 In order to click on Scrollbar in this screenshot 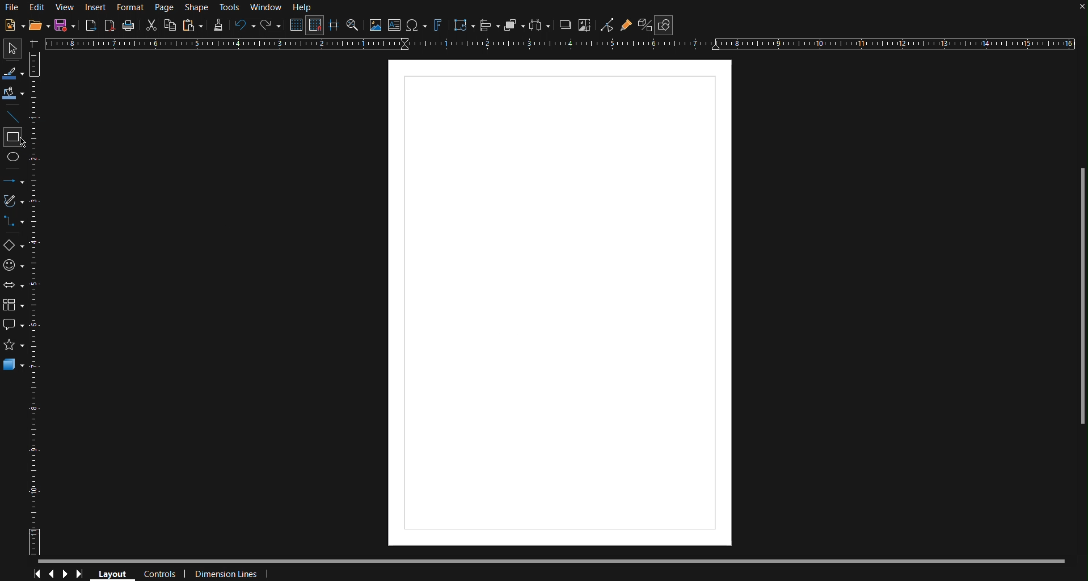, I will do `click(560, 562)`.